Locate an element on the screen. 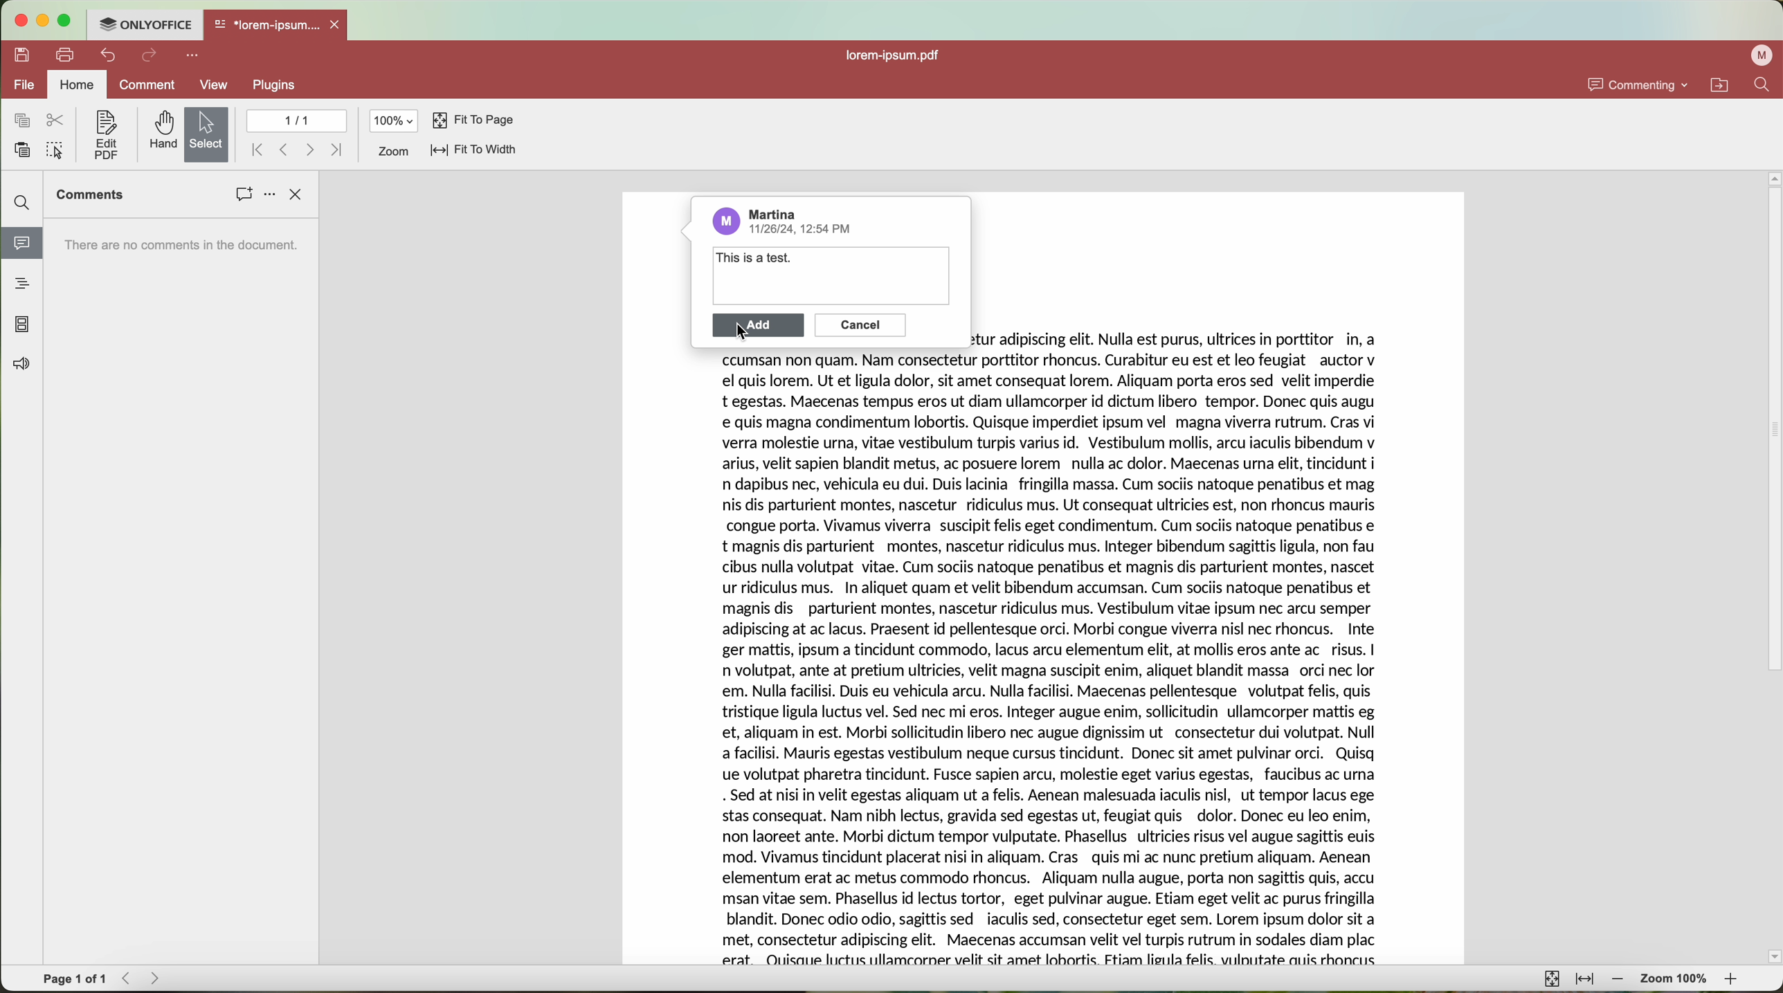  view is located at coordinates (216, 84).